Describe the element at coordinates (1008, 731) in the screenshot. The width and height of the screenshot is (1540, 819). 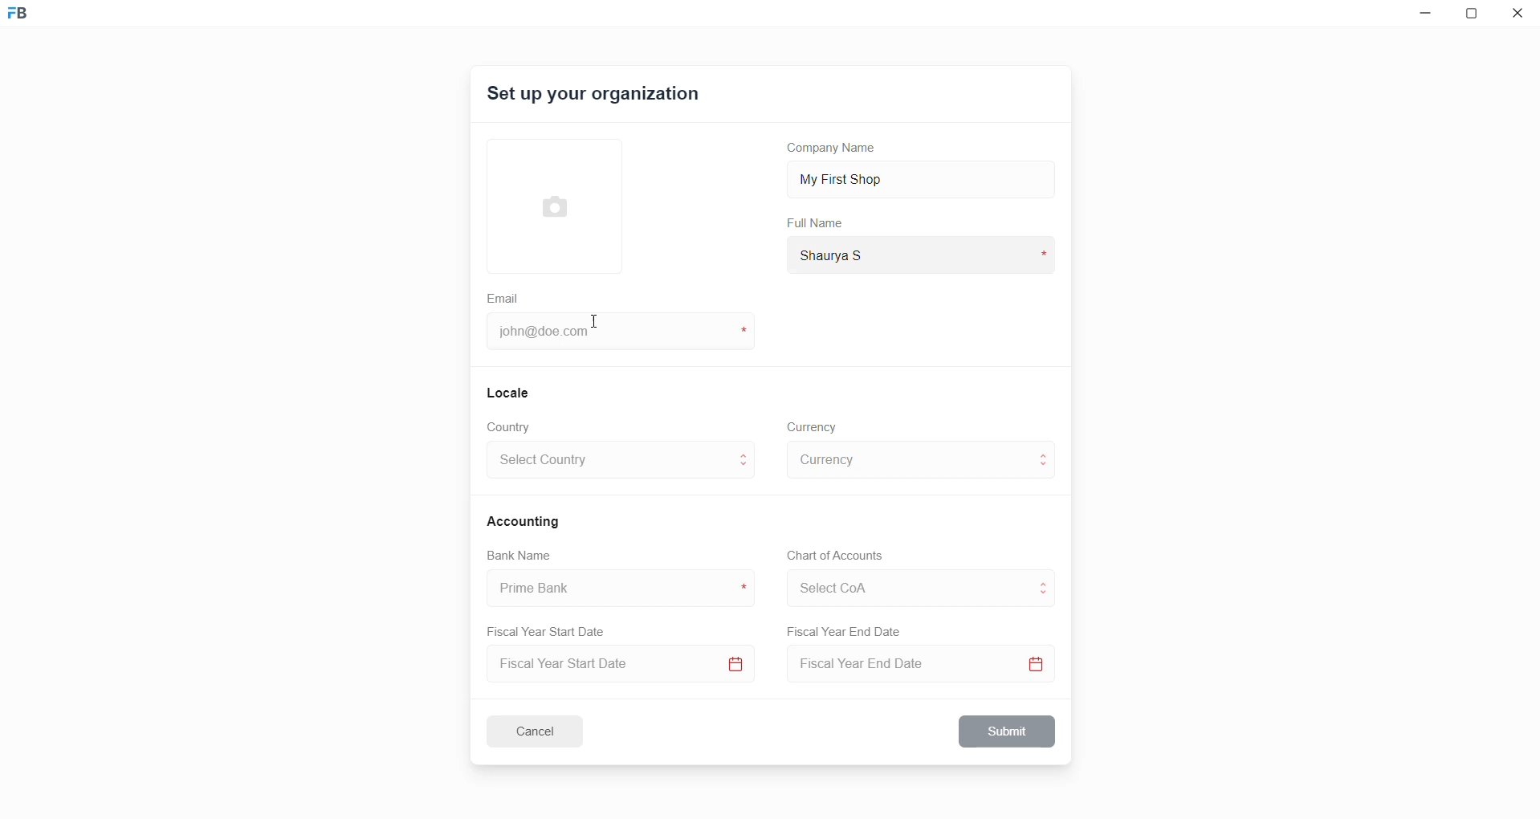
I see `Submit ` at that location.